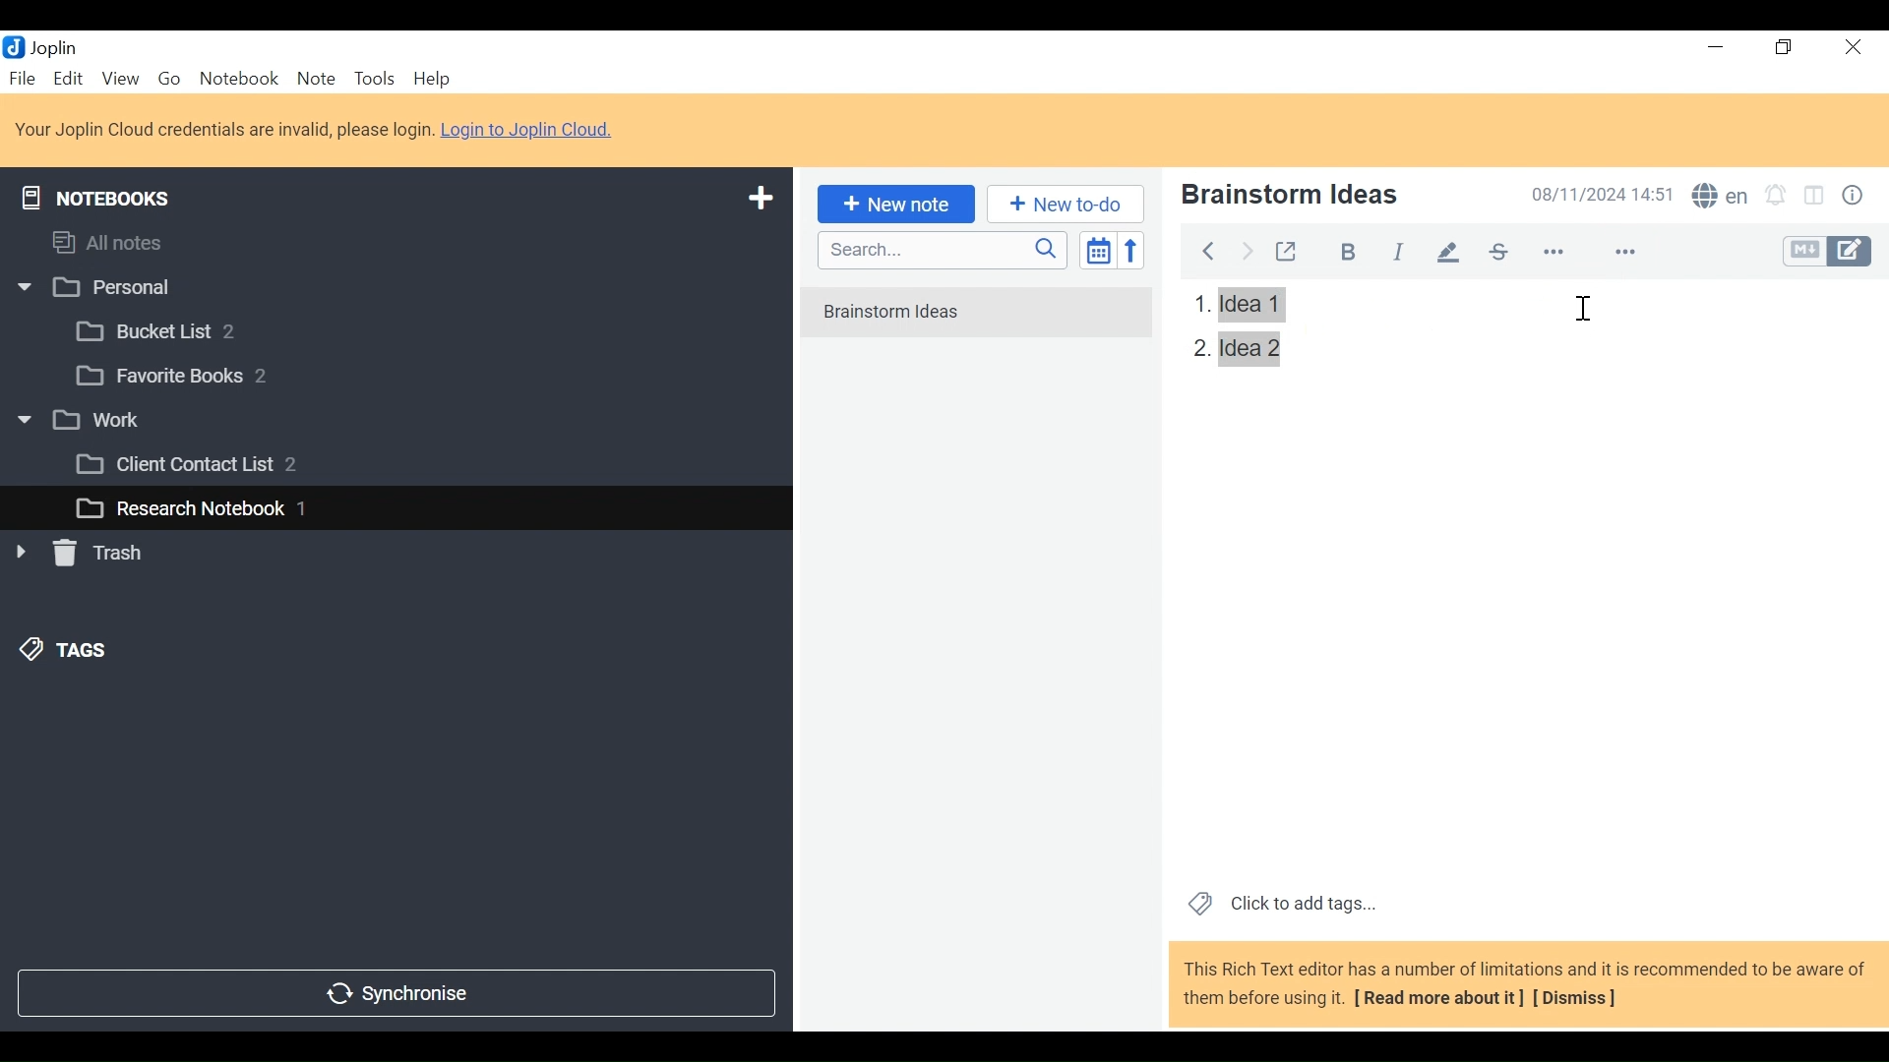 Image resolution: width=1889 pixels, height=1062 pixels. I want to click on Search, so click(940, 250).